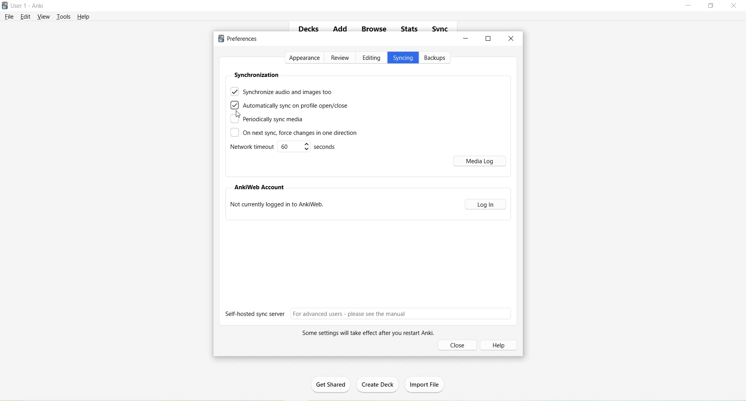  Describe the element at coordinates (736, 6) in the screenshot. I see `Close` at that location.